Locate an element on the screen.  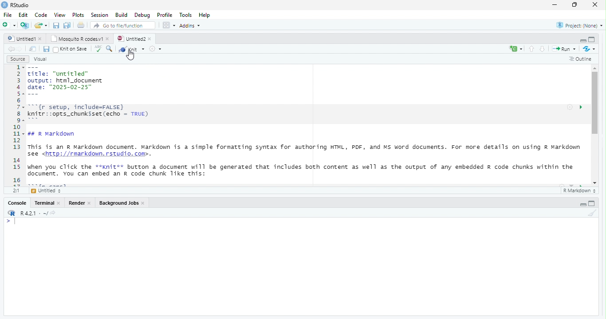
Terminal is located at coordinates (44, 203).